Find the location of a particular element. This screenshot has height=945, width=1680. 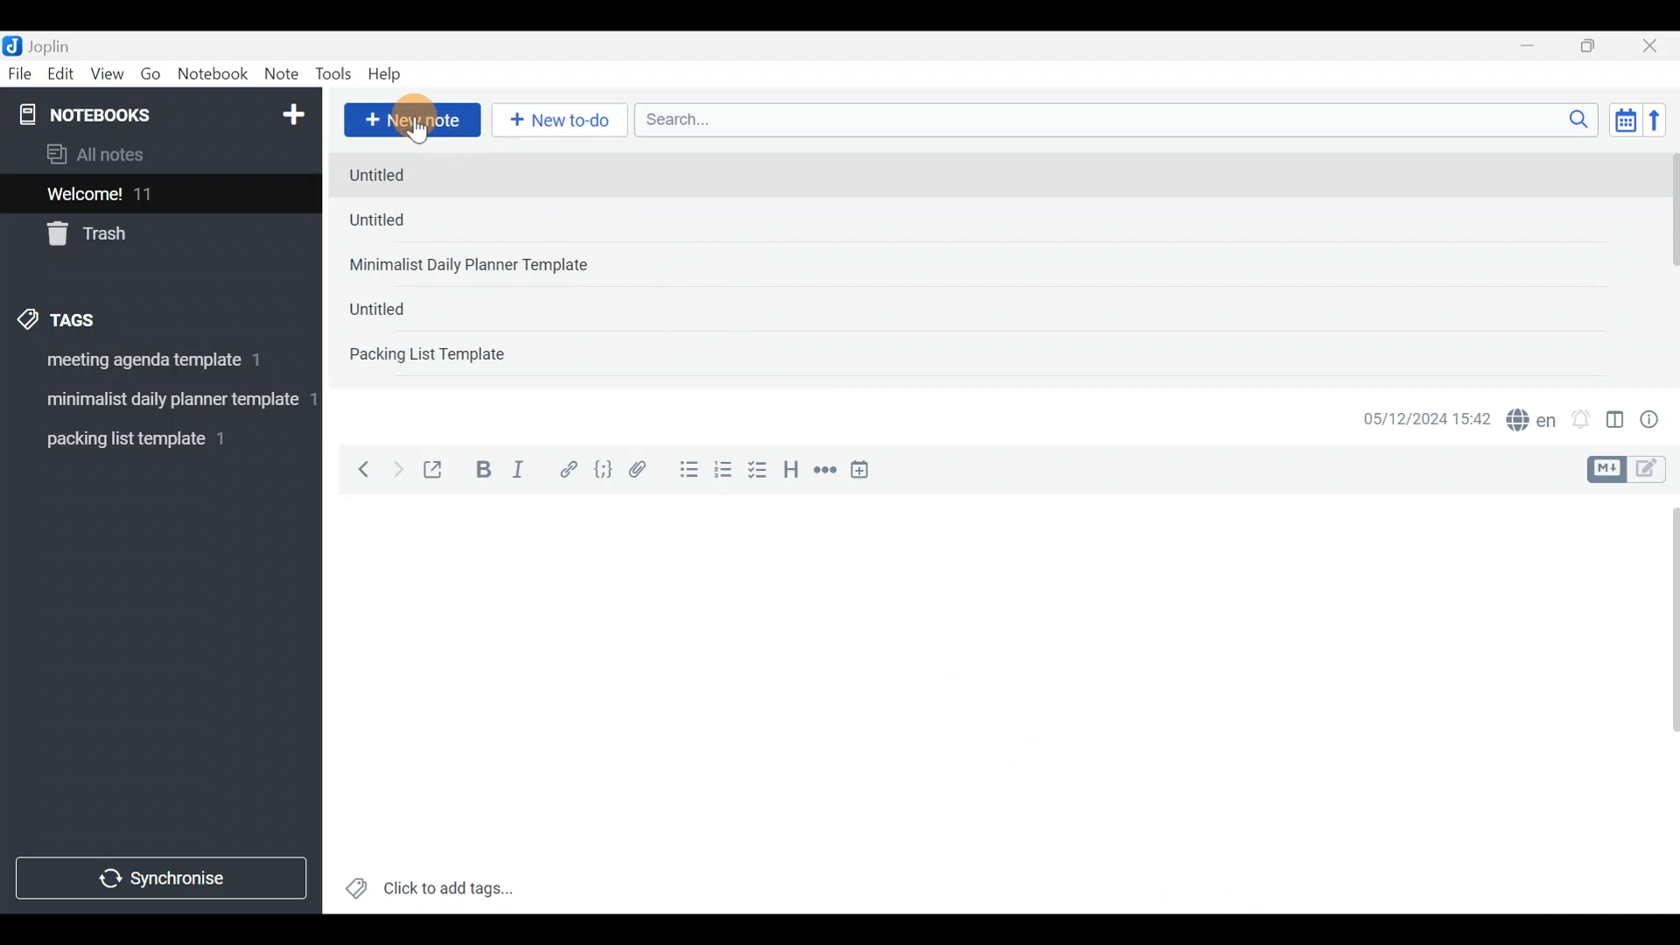

Numbered list is located at coordinates (724, 473).